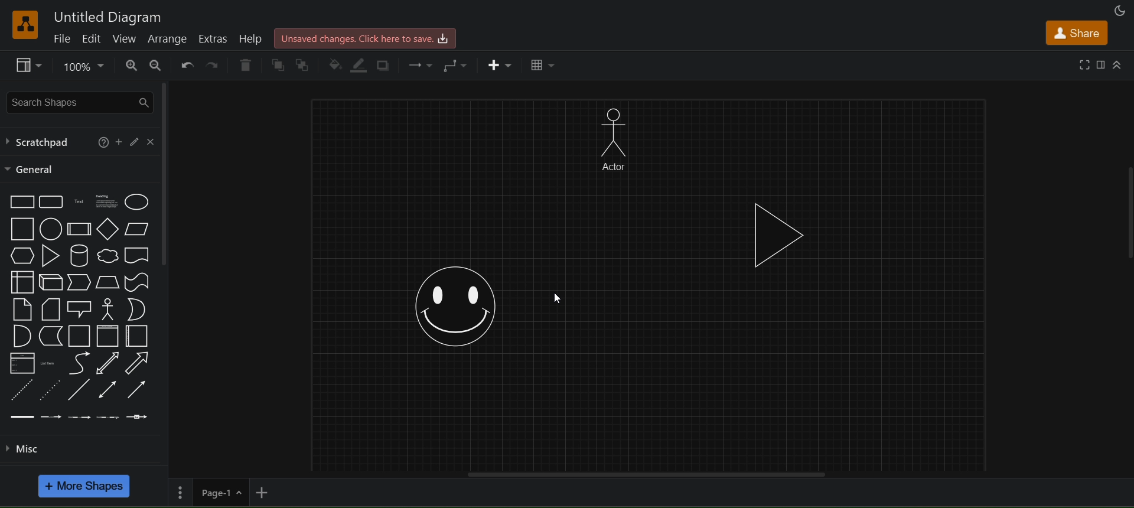 The width and height of the screenshot is (1134, 508). I want to click on insert , so click(501, 66).